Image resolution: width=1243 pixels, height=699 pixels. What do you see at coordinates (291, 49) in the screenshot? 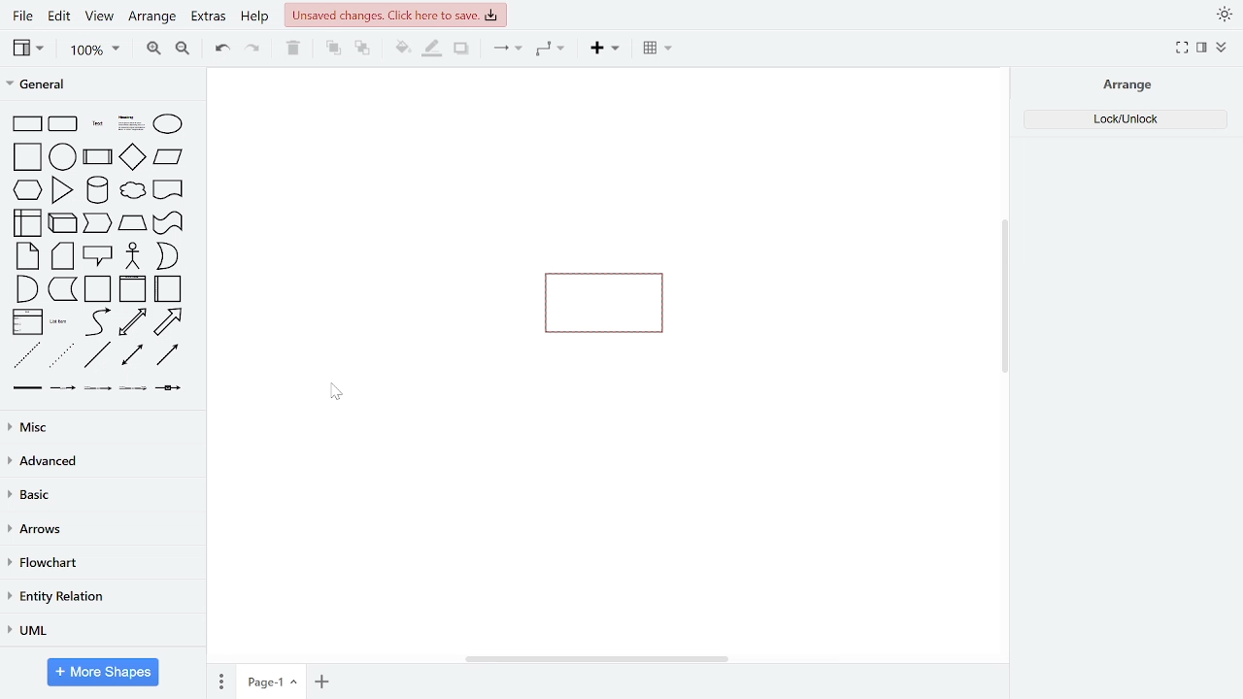
I see `delete` at bounding box center [291, 49].